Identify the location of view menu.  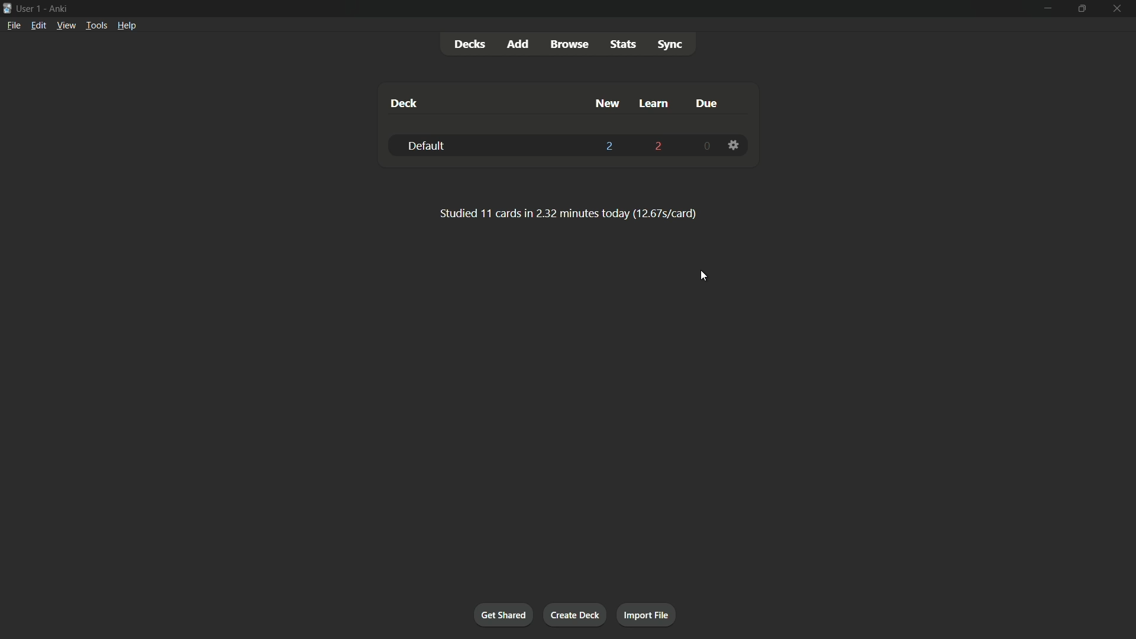
(66, 25).